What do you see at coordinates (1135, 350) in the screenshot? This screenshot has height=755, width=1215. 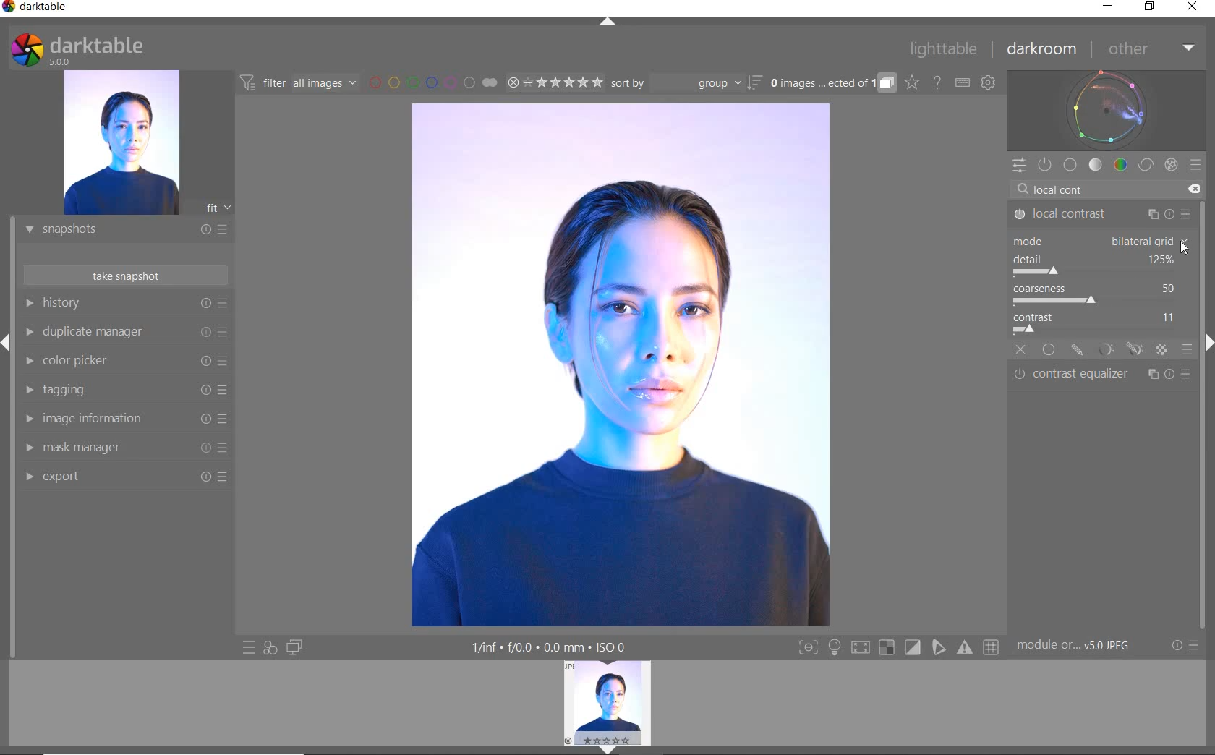 I see `MASK OPTION` at bounding box center [1135, 350].